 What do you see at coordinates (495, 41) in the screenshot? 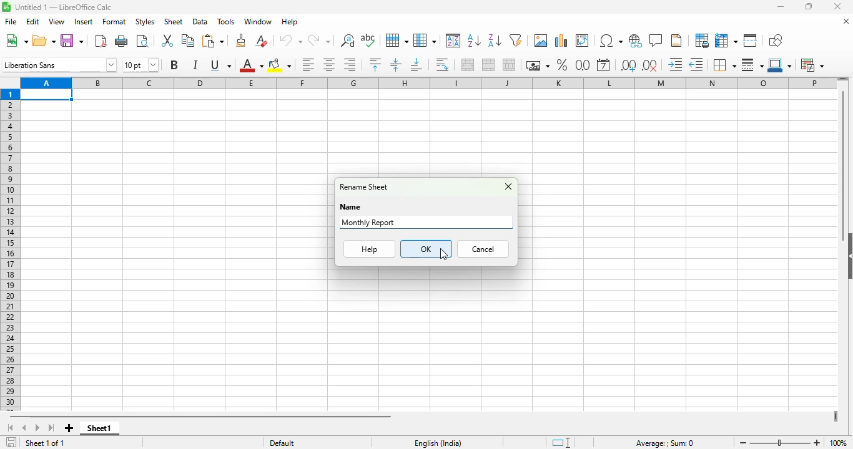
I see `sort descending` at bounding box center [495, 41].